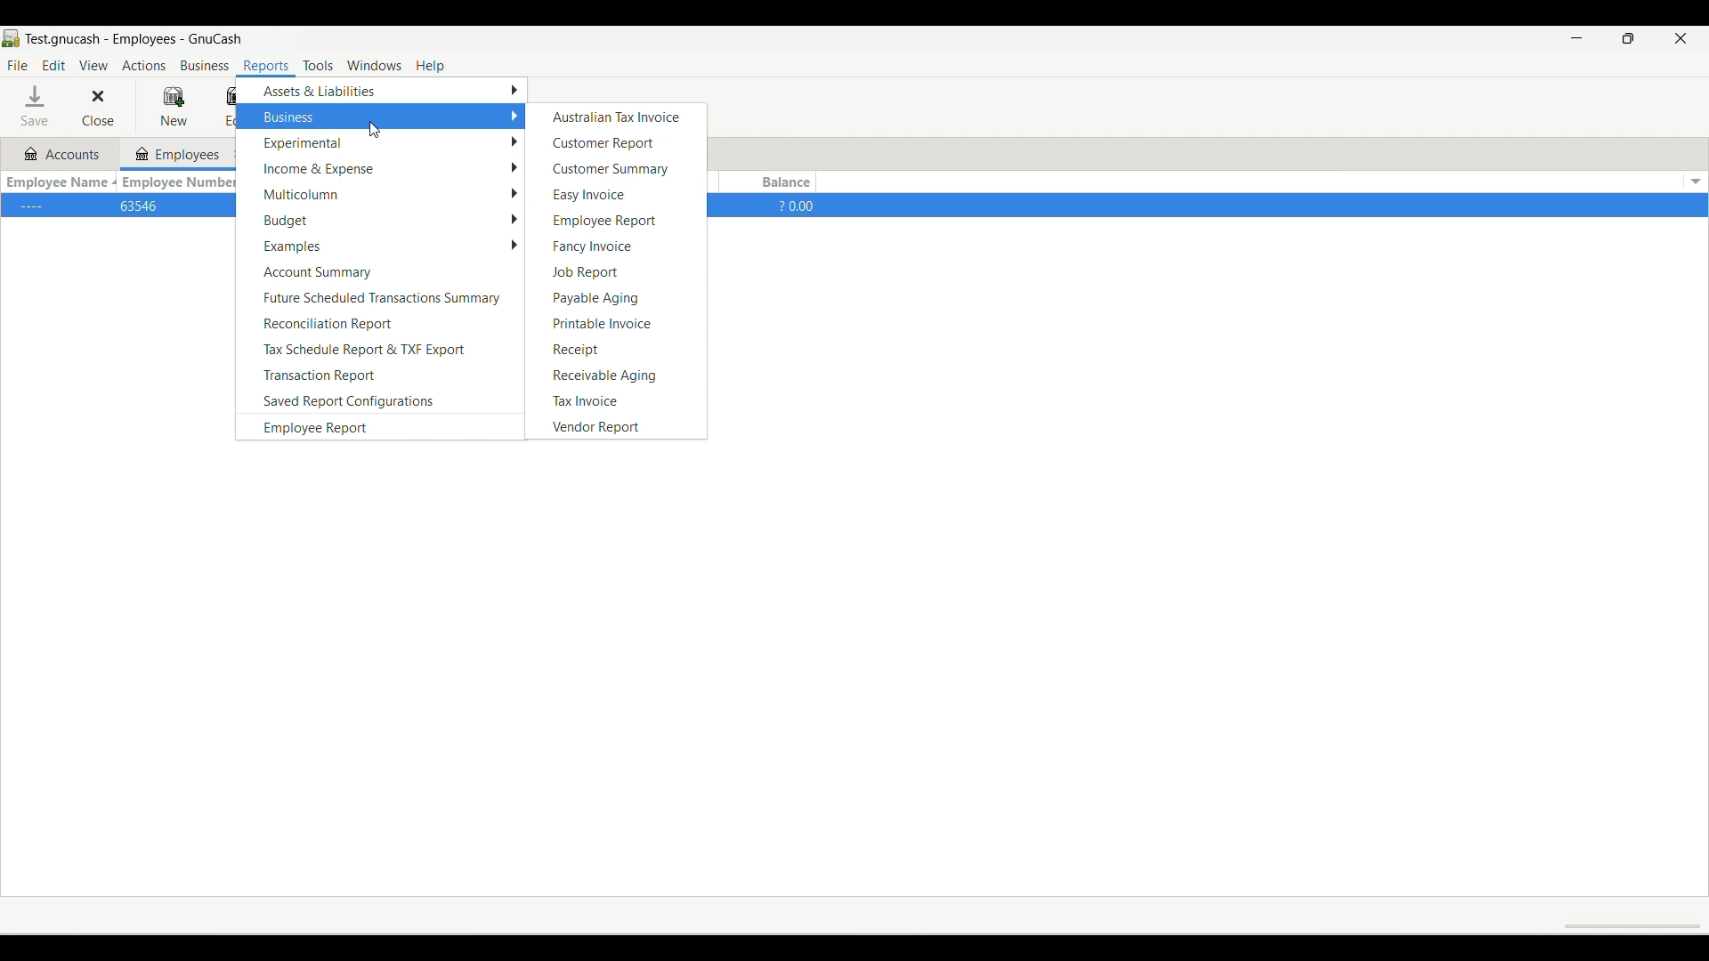 This screenshot has height=961, width=1709. Describe the element at coordinates (380, 271) in the screenshot. I see `Account summary` at that location.